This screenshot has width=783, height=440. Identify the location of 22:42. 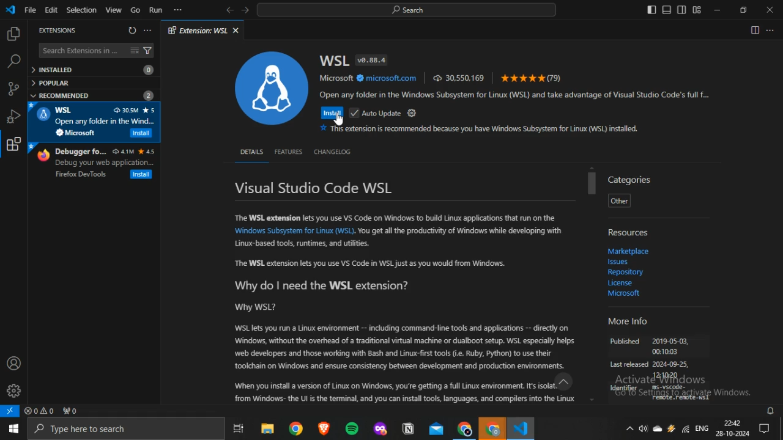
(732, 422).